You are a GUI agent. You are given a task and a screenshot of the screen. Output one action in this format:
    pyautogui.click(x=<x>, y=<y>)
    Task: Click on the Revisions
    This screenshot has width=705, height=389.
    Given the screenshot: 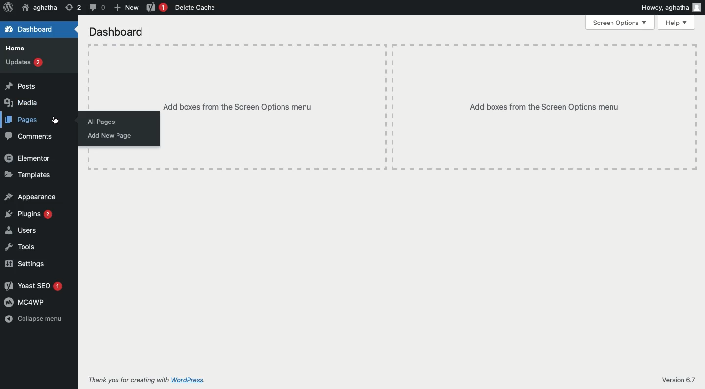 What is the action you would take?
    pyautogui.click(x=73, y=8)
    